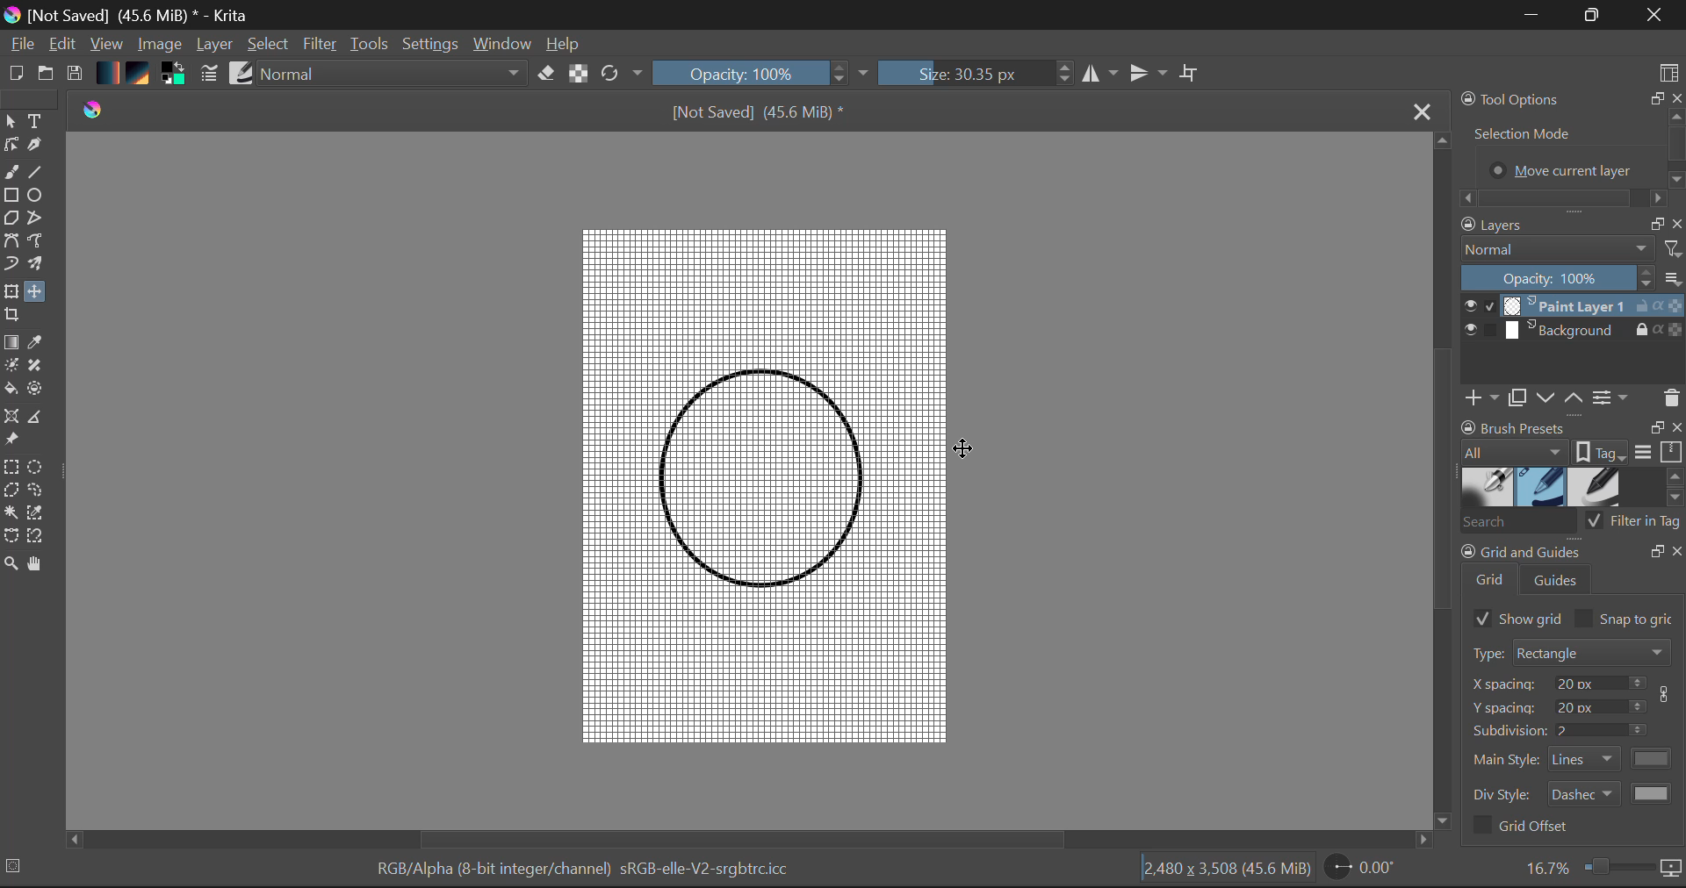 This screenshot has height=888, width=1686. I want to click on Gradient, so click(109, 72).